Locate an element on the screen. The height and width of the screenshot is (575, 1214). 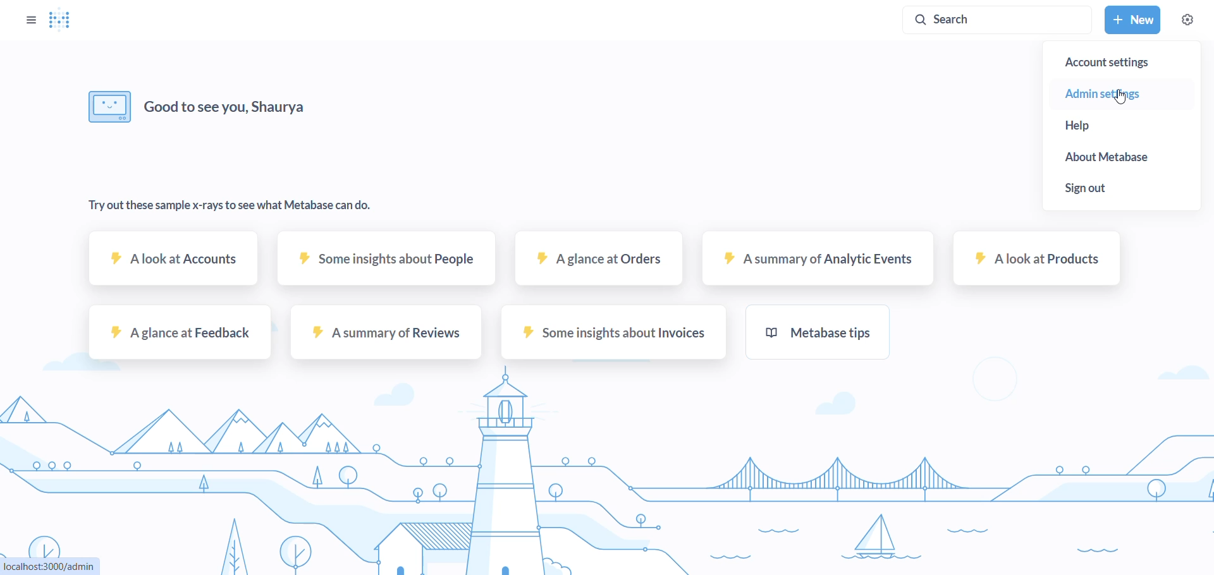
a glance at feedback  is located at coordinates (178, 336).